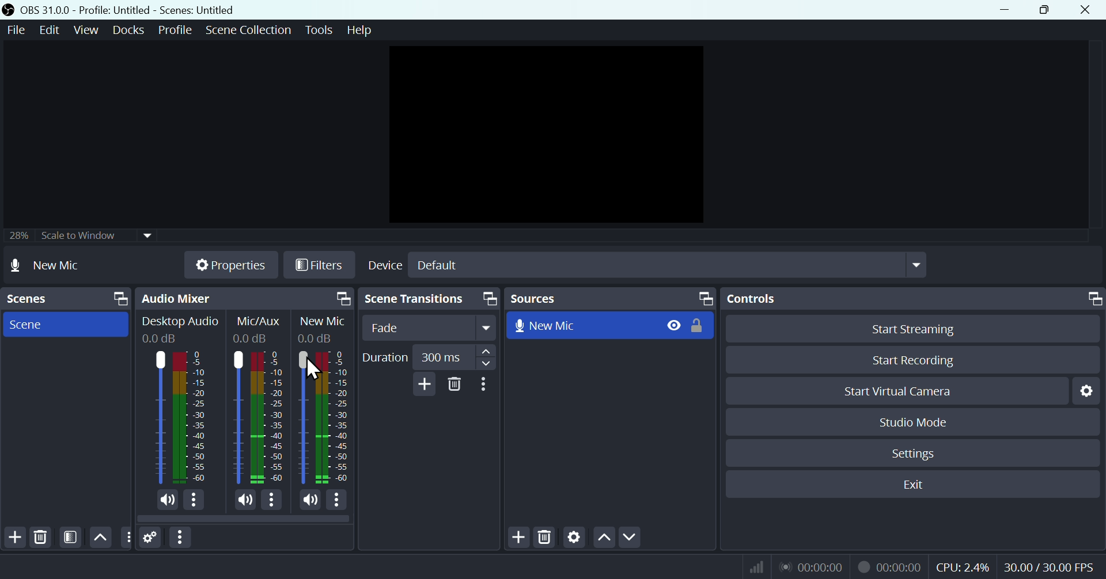 This screenshot has height=579, width=1106. I want to click on Close, so click(1084, 10).